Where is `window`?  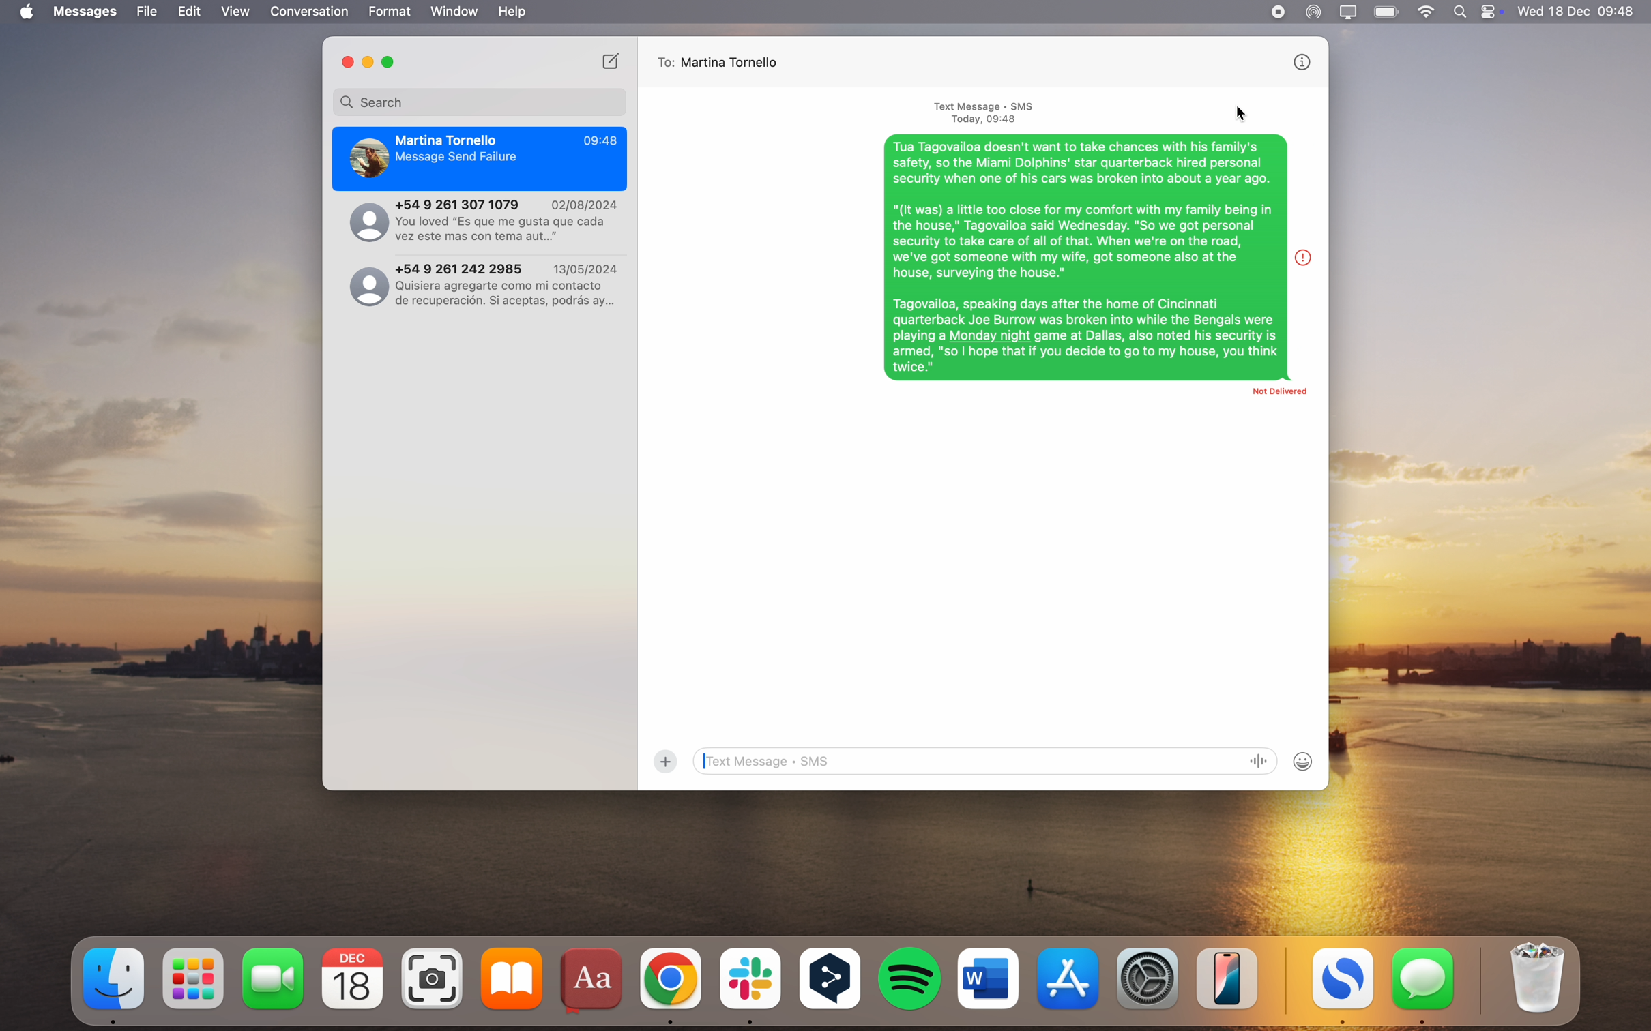 window is located at coordinates (455, 12).